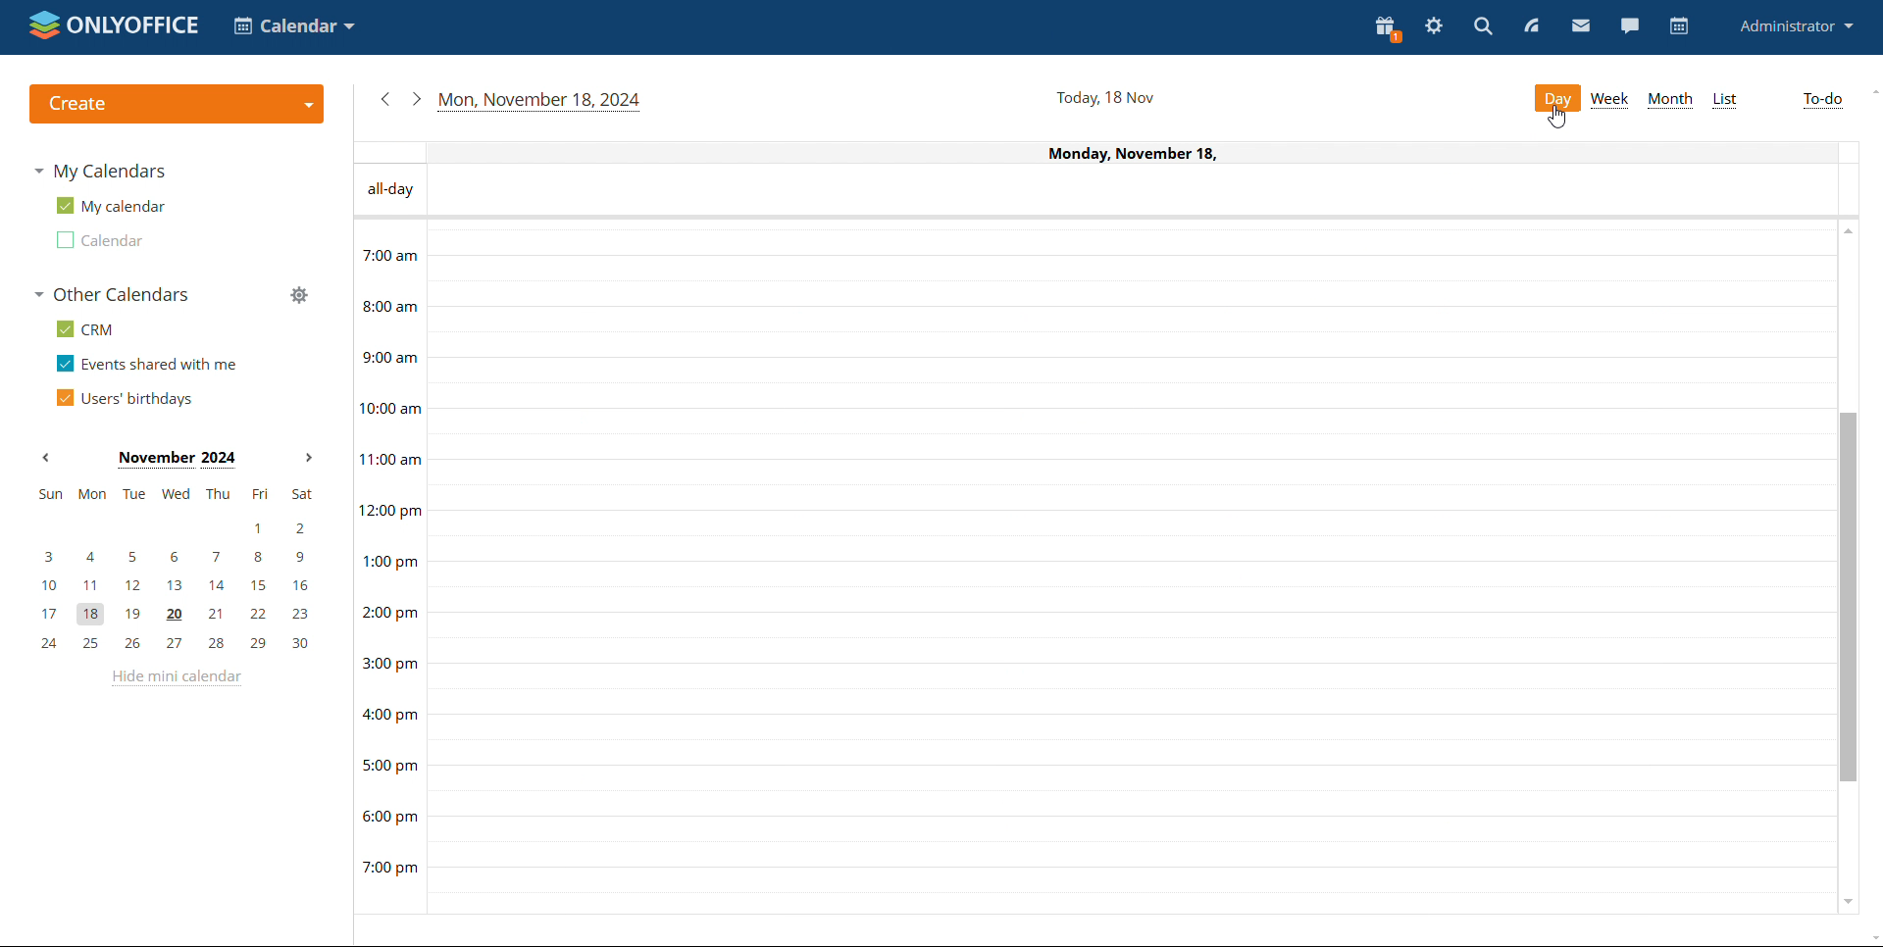 Image resolution: width=1883 pixels, height=947 pixels. I want to click on to-do, so click(1823, 98).